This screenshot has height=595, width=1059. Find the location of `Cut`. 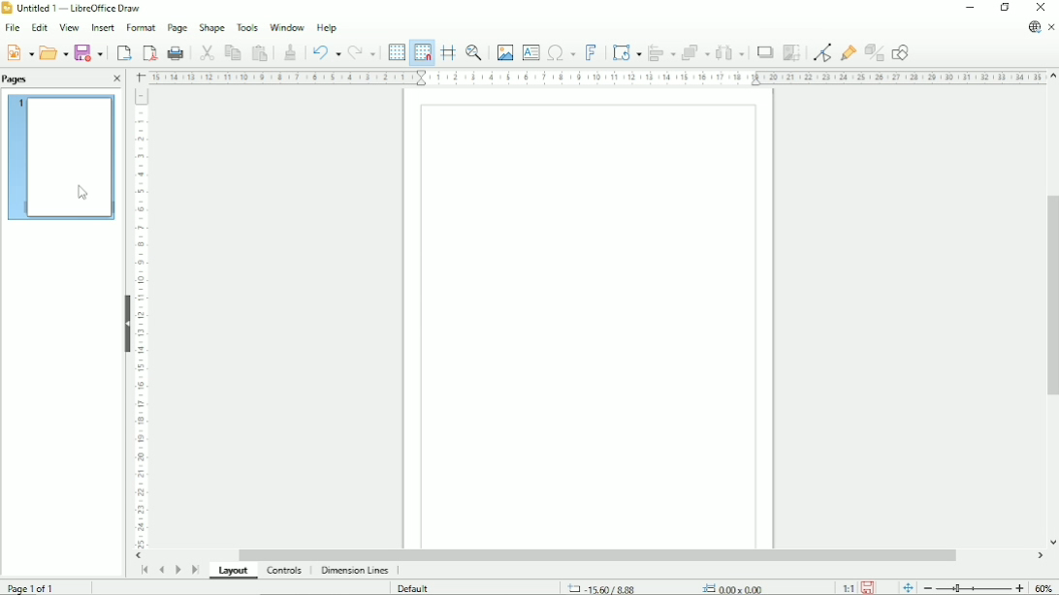

Cut is located at coordinates (206, 51).